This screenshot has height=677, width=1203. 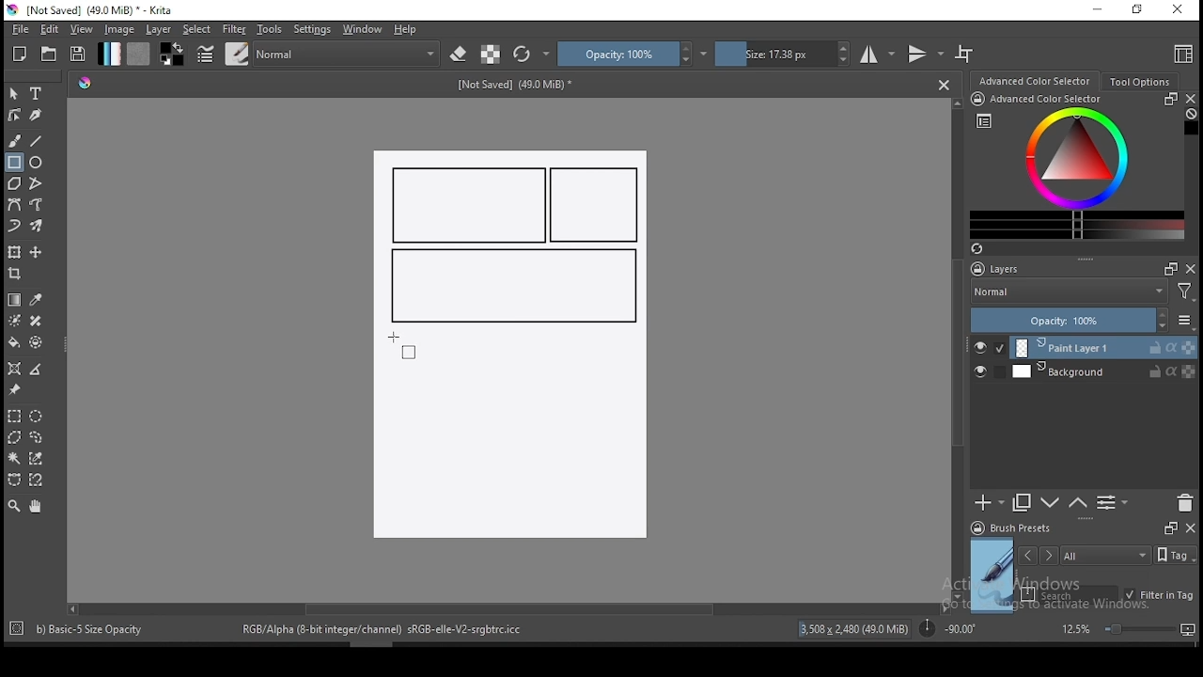 I want to click on layer visibility on/off, so click(x=985, y=373).